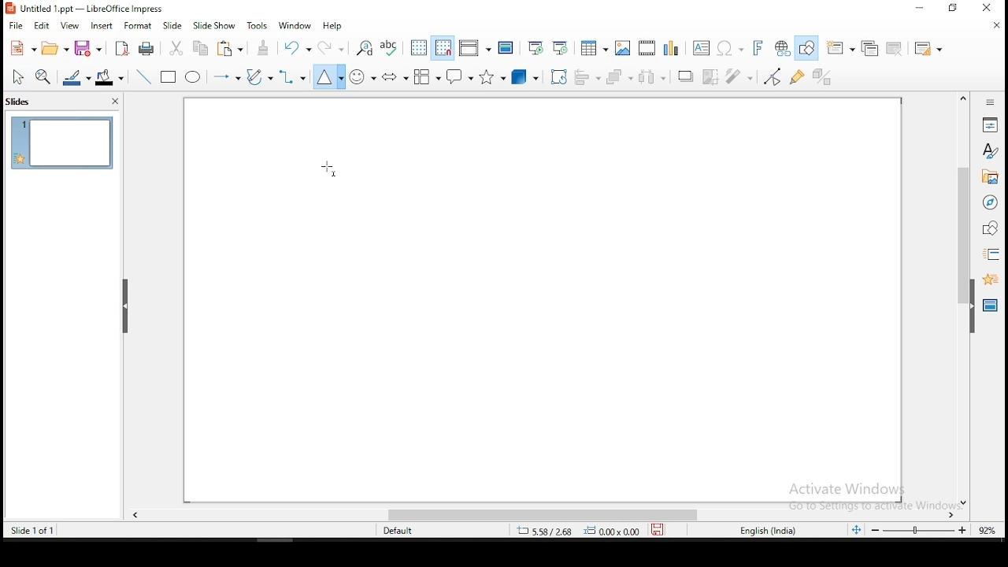 The width and height of the screenshot is (1008, 567). What do you see at coordinates (365, 47) in the screenshot?
I see `find and replace` at bounding box center [365, 47].